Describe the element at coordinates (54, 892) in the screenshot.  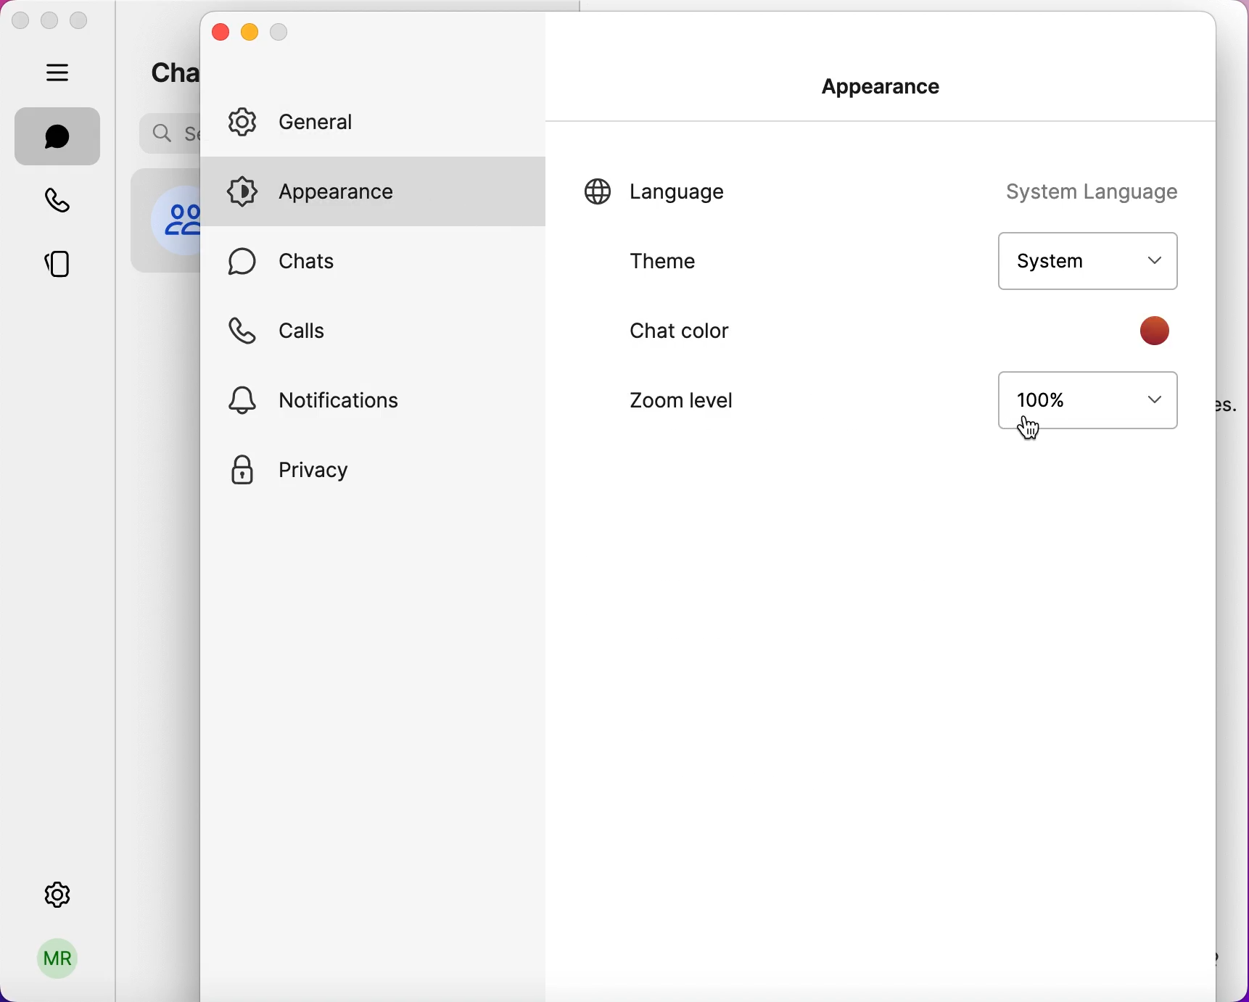
I see `settings` at that location.